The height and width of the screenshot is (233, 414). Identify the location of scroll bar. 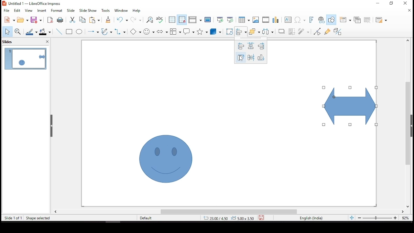
(229, 212).